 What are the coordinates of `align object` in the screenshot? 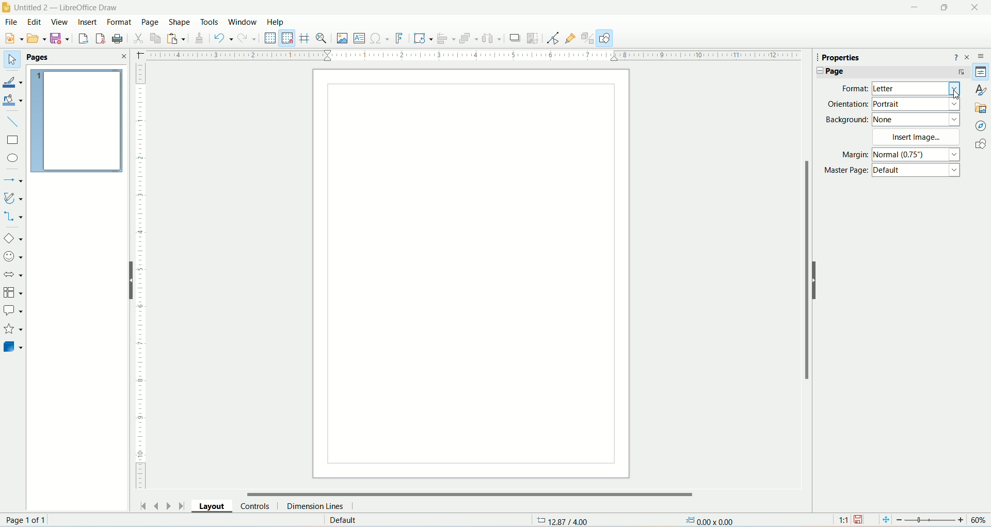 It's located at (445, 40).